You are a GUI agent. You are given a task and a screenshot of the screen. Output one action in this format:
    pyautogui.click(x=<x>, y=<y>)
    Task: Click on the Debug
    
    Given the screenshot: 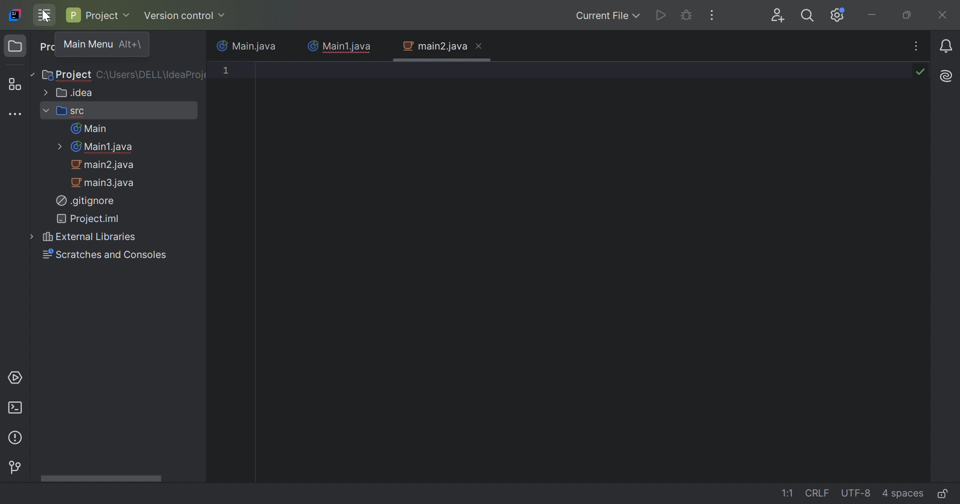 What is the action you would take?
    pyautogui.click(x=687, y=13)
    